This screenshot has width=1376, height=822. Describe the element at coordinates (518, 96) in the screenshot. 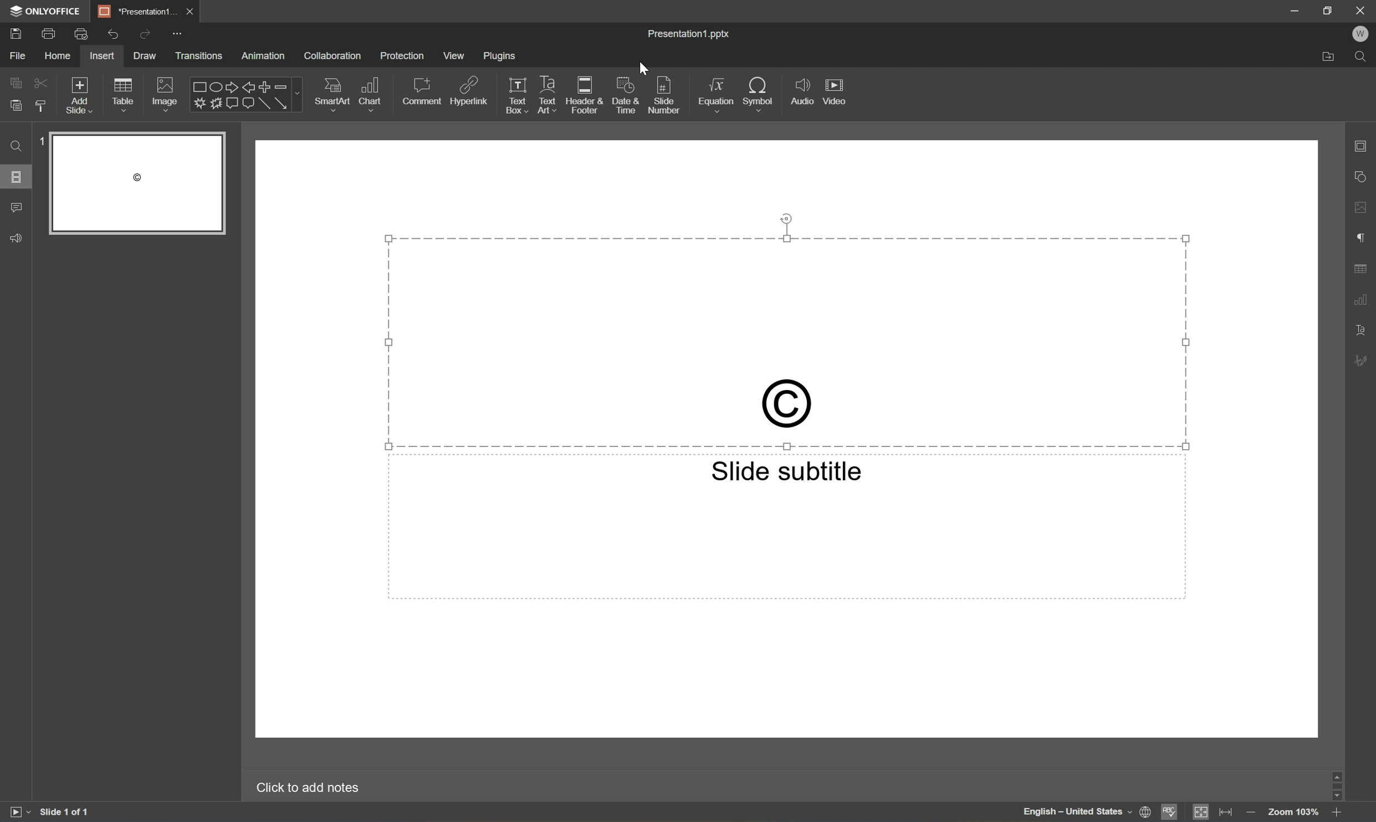

I see `Text Box` at that location.